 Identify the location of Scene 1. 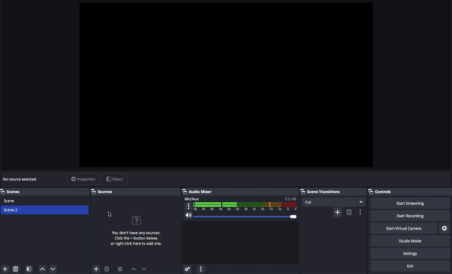
(10, 200).